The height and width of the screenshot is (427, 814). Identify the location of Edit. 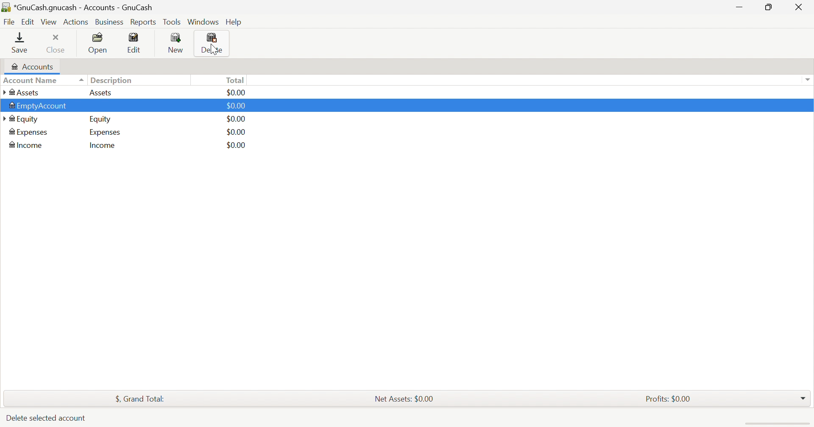
(29, 22).